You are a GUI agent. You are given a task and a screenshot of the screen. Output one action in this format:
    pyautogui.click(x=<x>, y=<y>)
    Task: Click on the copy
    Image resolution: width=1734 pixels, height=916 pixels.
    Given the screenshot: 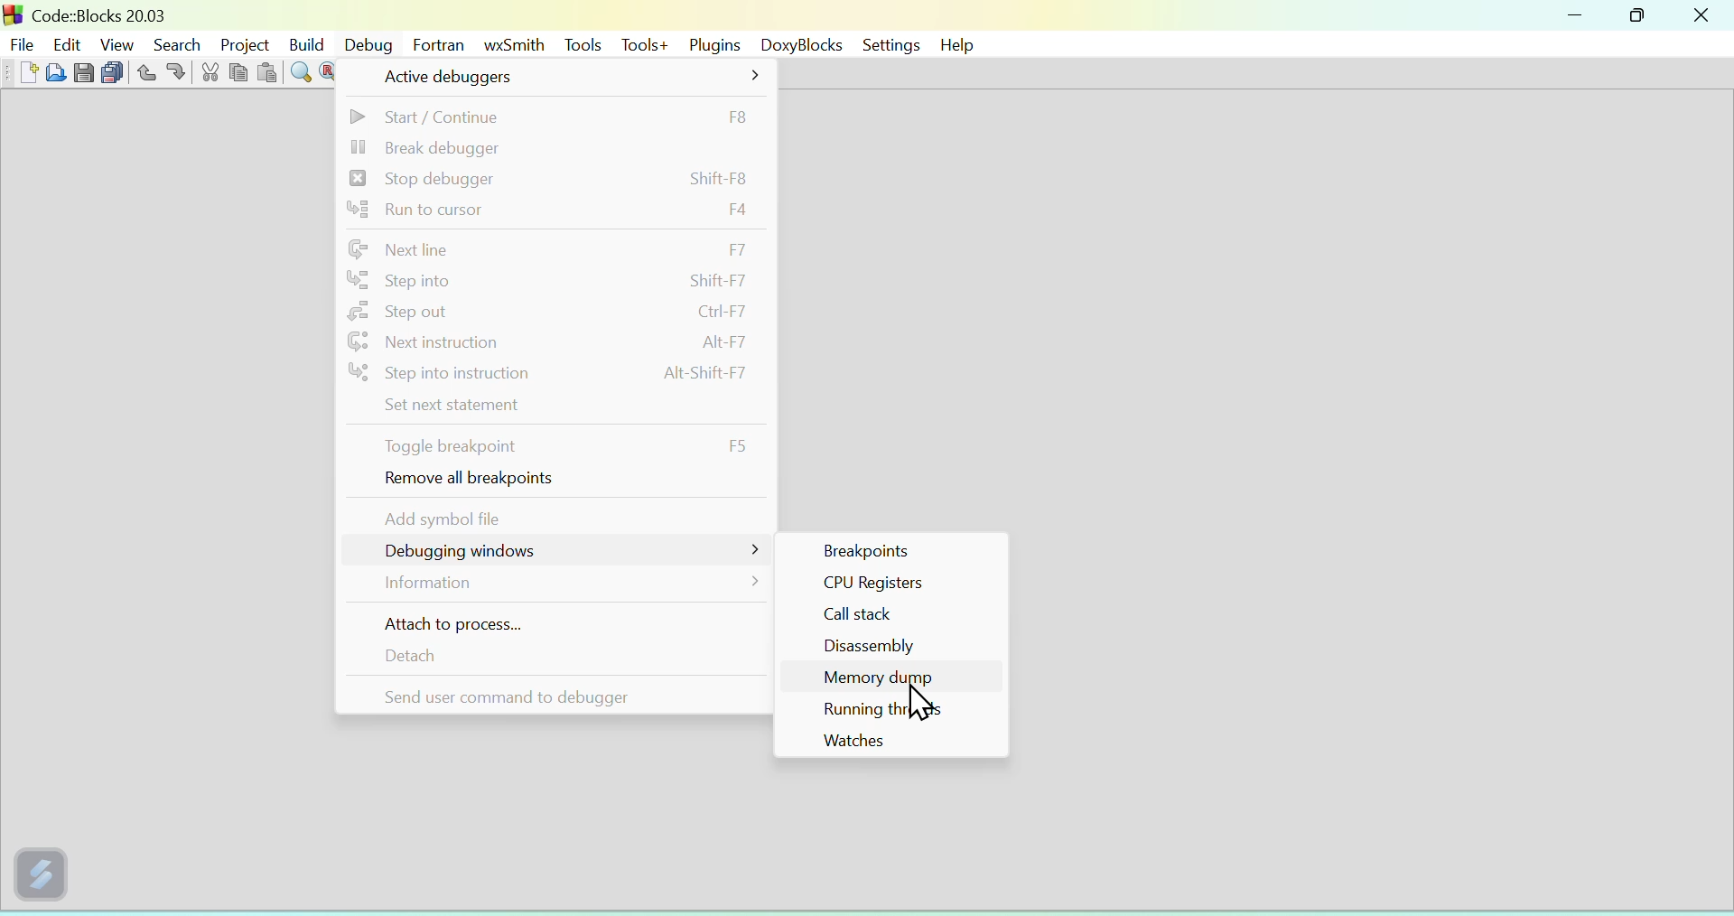 What is the action you would take?
    pyautogui.click(x=238, y=72)
    